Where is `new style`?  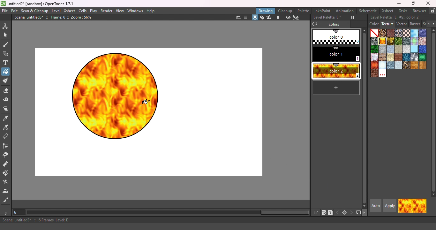 new style is located at coordinates (358, 213).